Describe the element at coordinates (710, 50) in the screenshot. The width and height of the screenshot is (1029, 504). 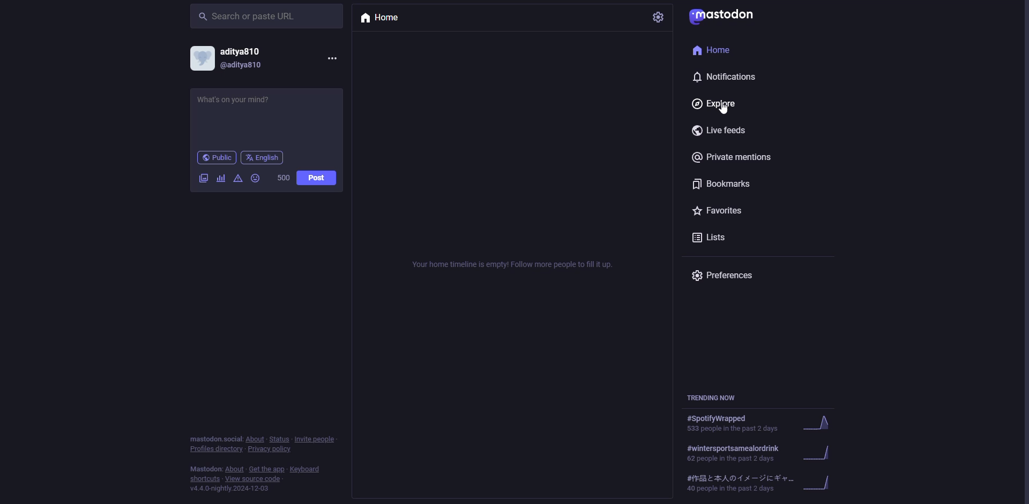
I see `home` at that location.